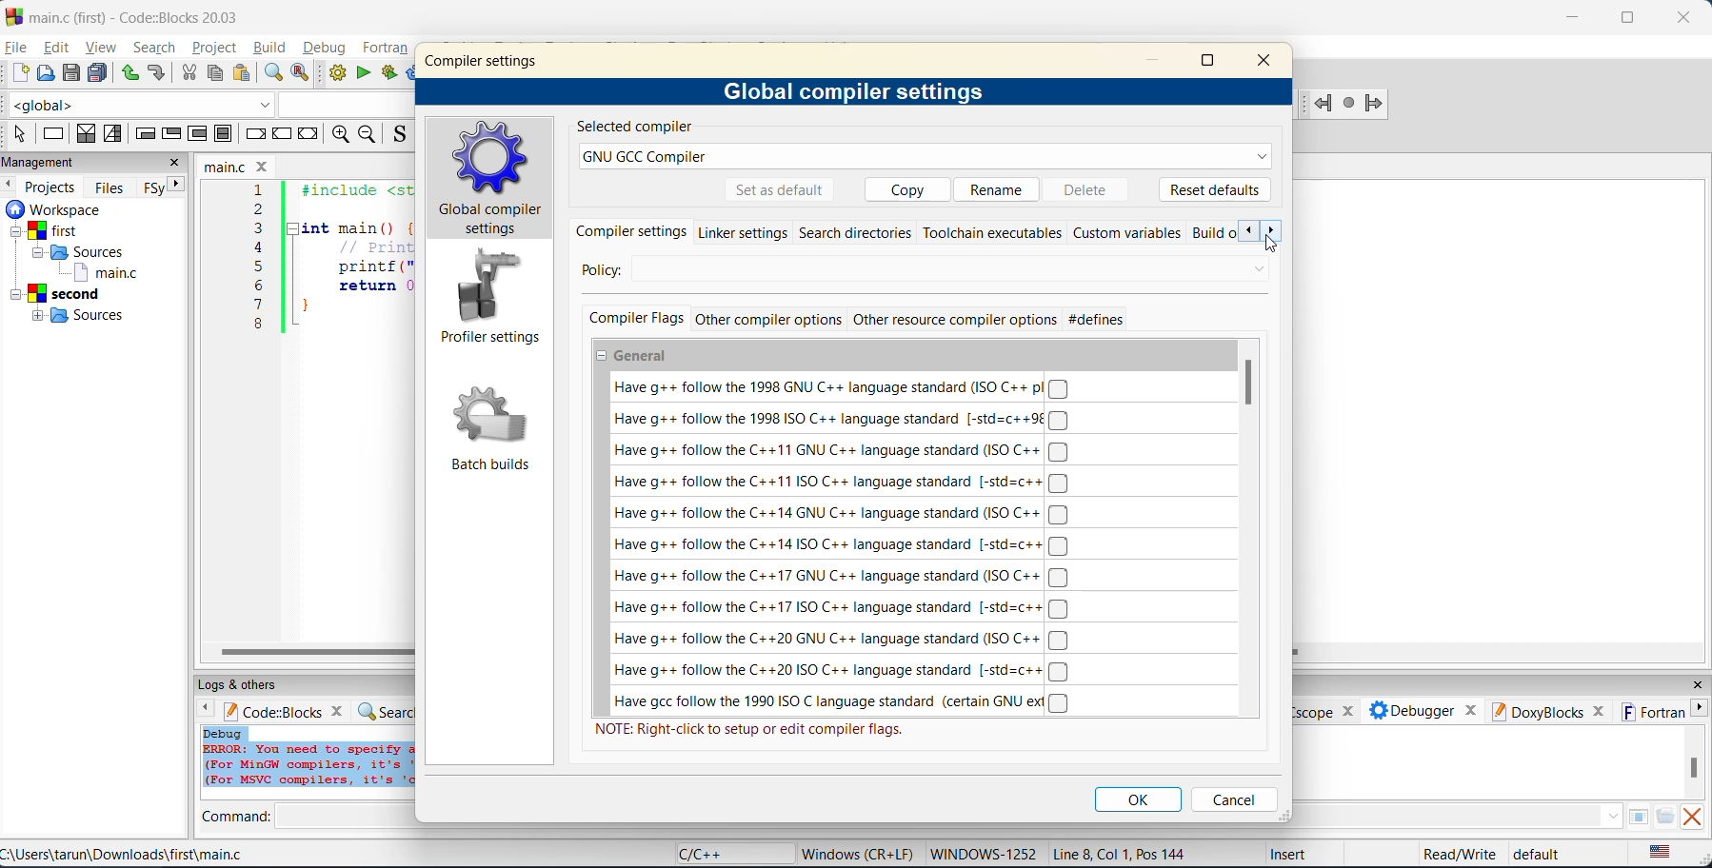  Describe the element at coordinates (1250, 382) in the screenshot. I see `vertical scroll bar` at that location.